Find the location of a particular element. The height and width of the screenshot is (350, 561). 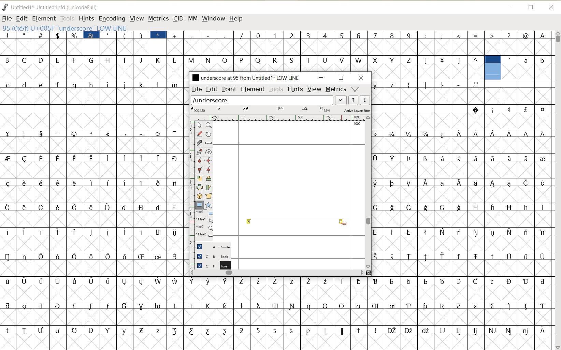

FILE is located at coordinates (196, 89).